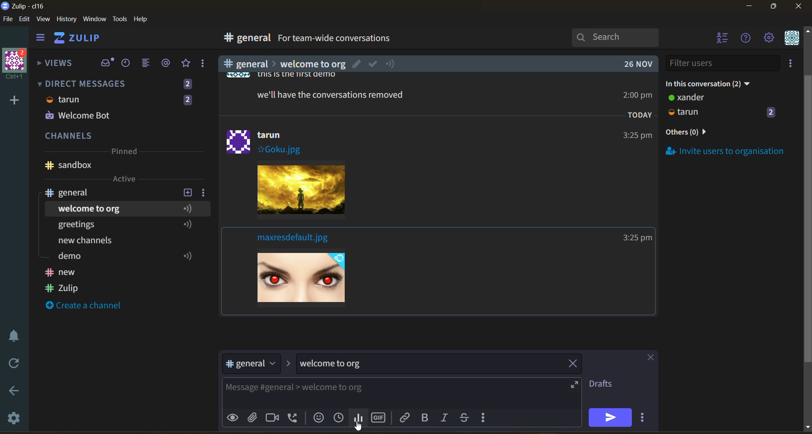 This screenshot has height=434, width=812. What do you see at coordinates (573, 384) in the screenshot?
I see `expand compose box` at bounding box center [573, 384].